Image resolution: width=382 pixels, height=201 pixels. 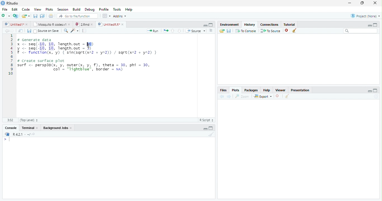 I want to click on Clear all history entries, so click(x=294, y=30).